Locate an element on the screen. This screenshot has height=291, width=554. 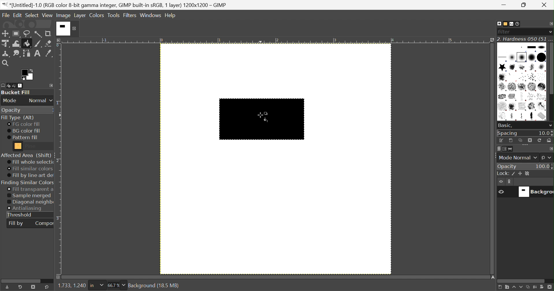
Tools is located at coordinates (114, 15).